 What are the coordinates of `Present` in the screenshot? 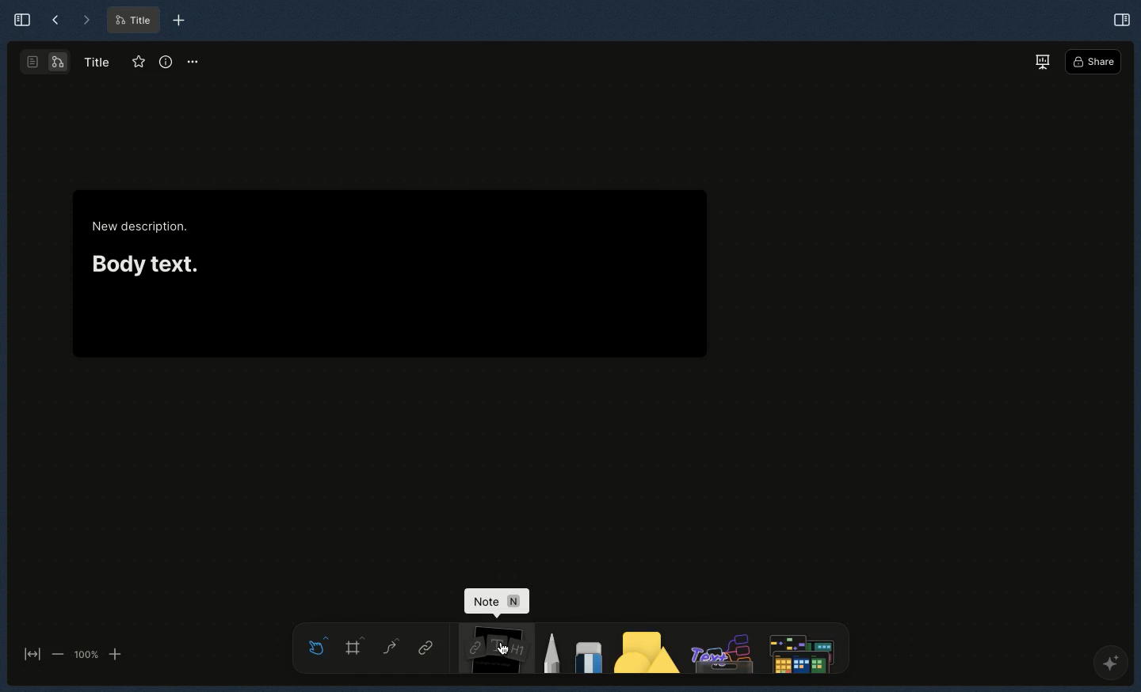 It's located at (1042, 61).